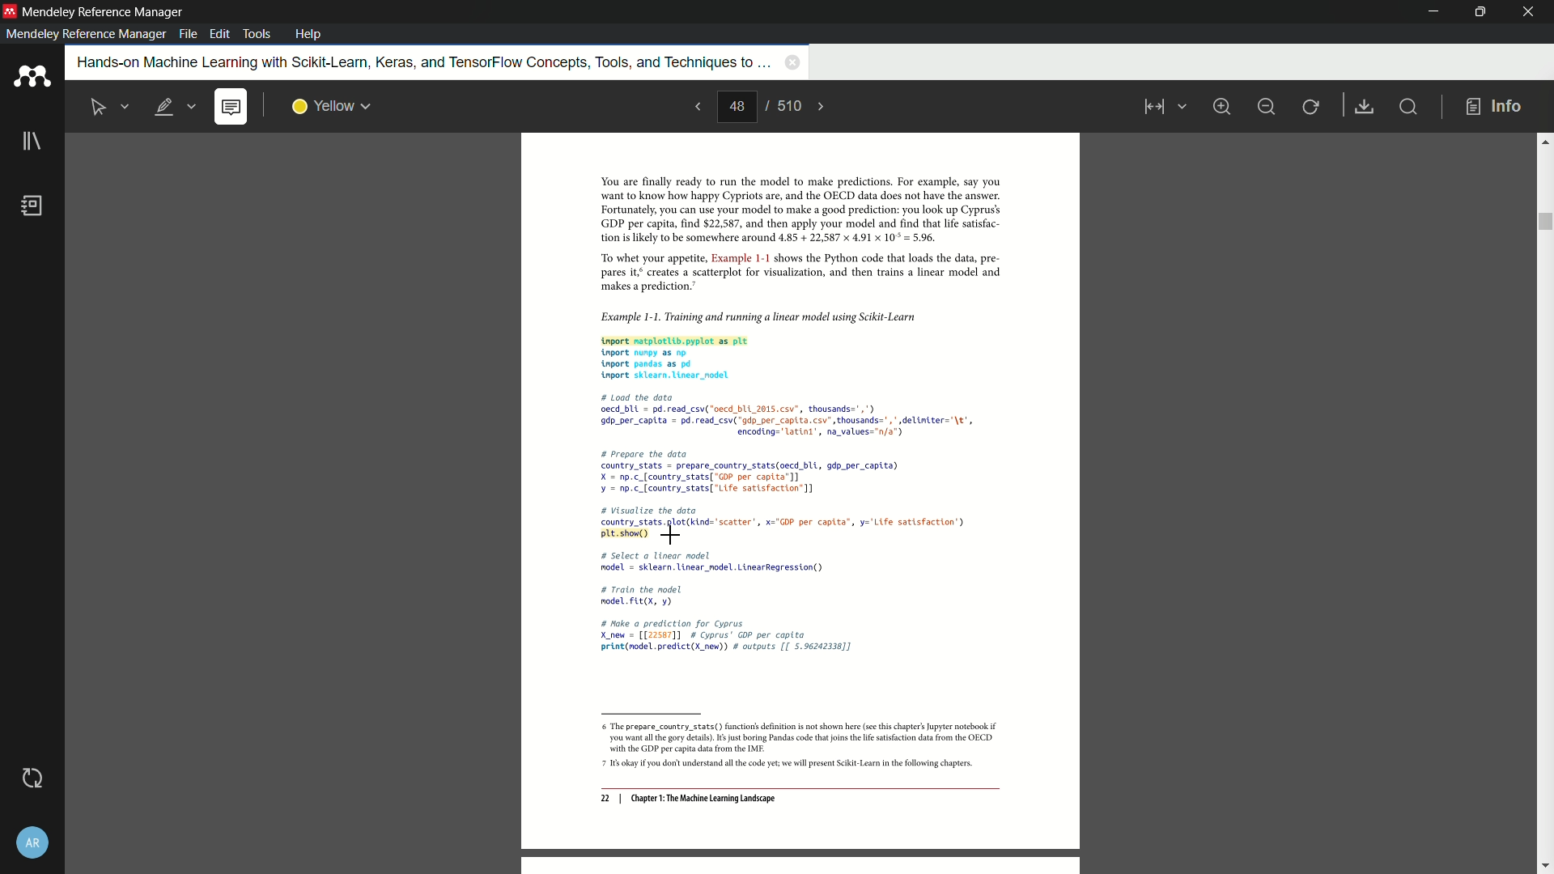 The image size is (1554, 874). What do you see at coordinates (822, 107) in the screenshot?
I see `next page` at bounding box center [822, 107].